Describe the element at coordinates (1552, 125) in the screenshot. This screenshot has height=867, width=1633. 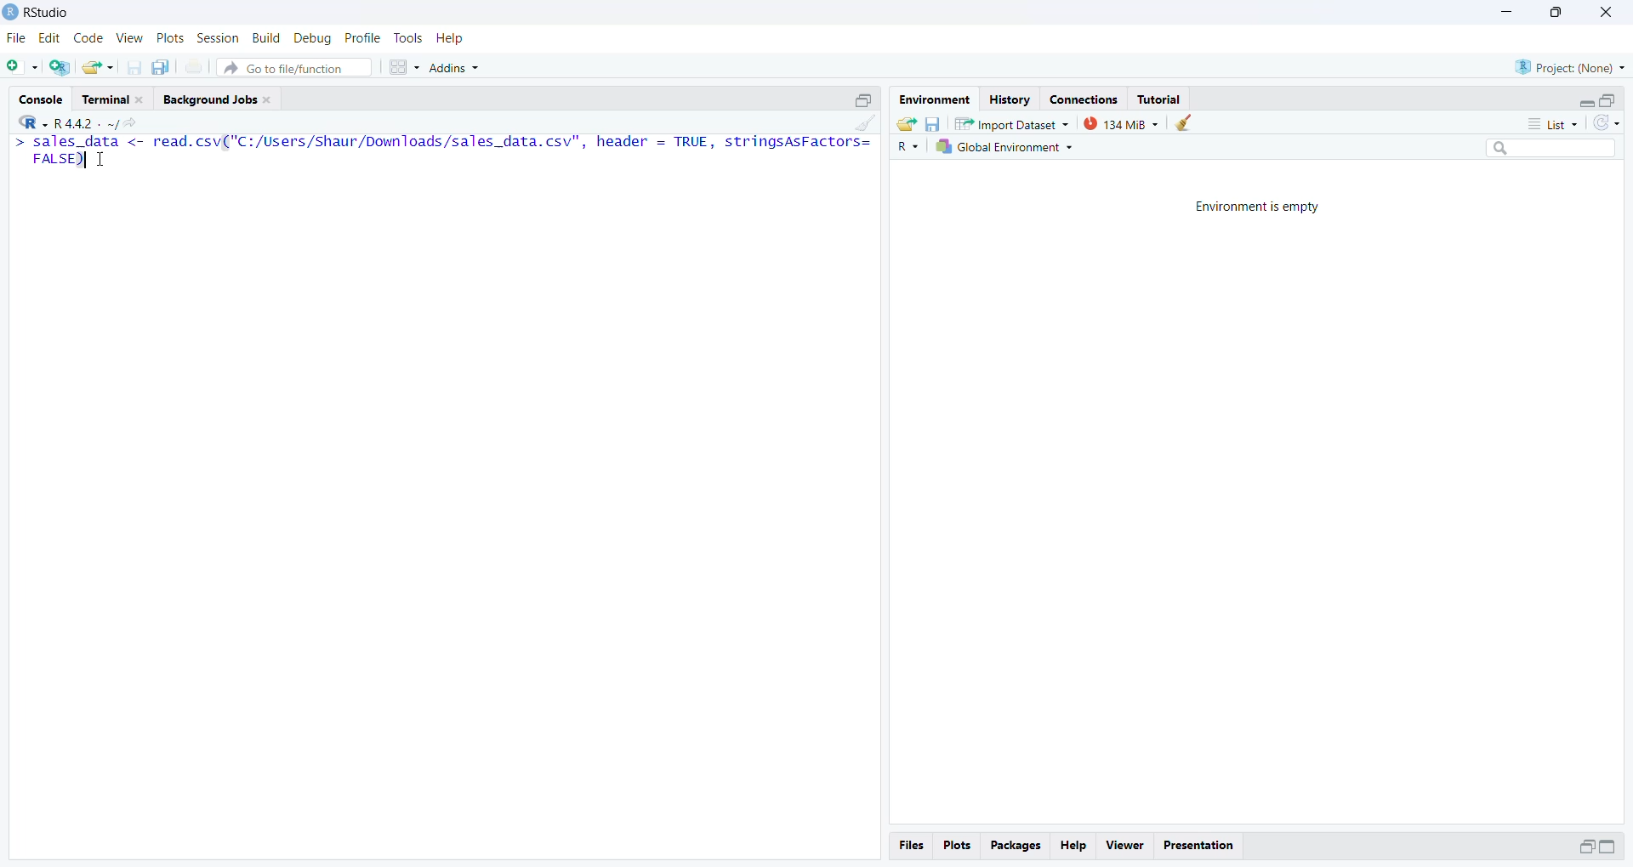
I see `List` at that location.